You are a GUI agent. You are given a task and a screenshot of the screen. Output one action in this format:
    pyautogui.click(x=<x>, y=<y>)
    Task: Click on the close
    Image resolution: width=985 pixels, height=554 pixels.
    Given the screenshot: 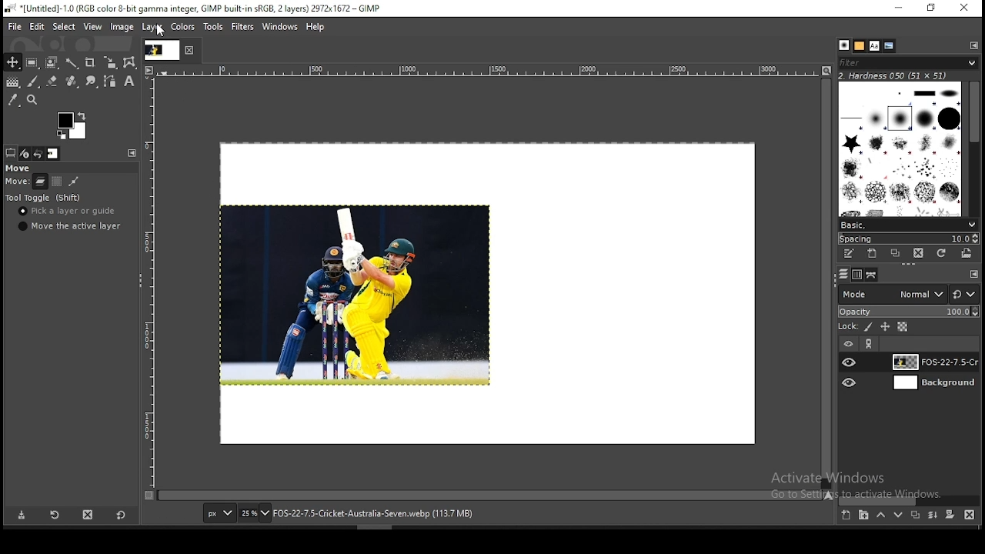 What is the action you would take?
    pyautogui.click(x=964, y=8)
    